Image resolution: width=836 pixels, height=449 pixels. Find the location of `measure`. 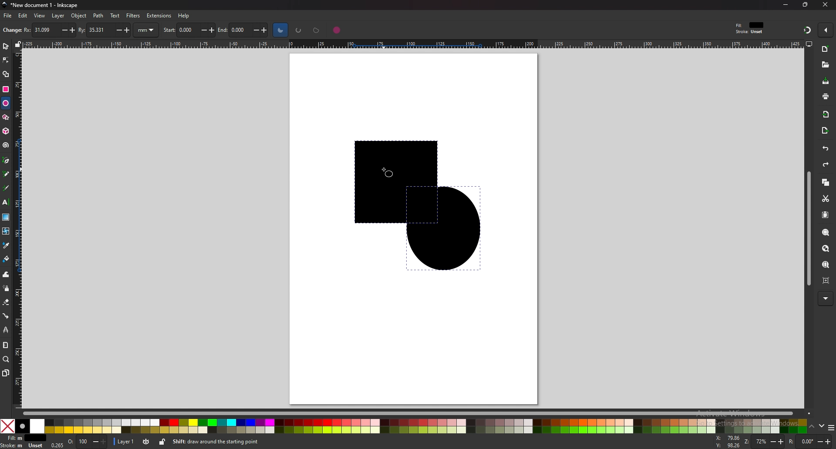

measure is located at coordinates (6, 345).